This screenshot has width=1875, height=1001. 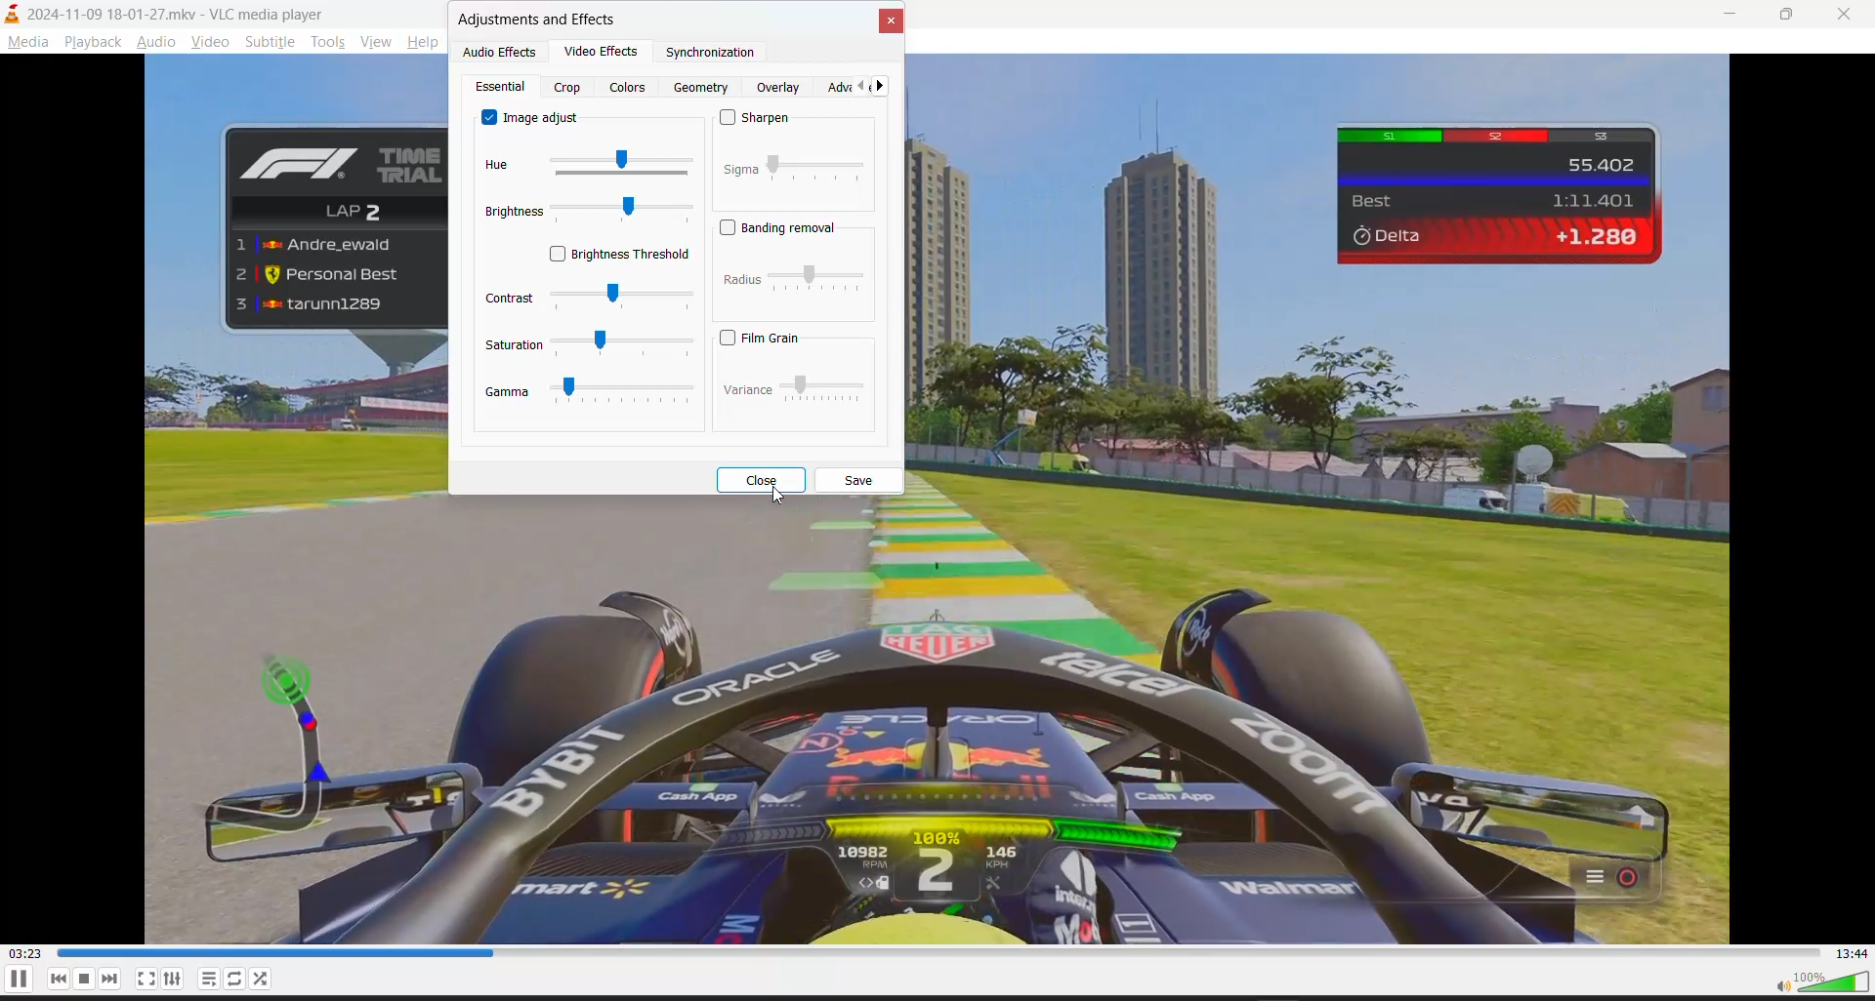 What do you see at coordinates (500, 166) in the screenshot?
I see `hue` at bounding box center [500, 166].